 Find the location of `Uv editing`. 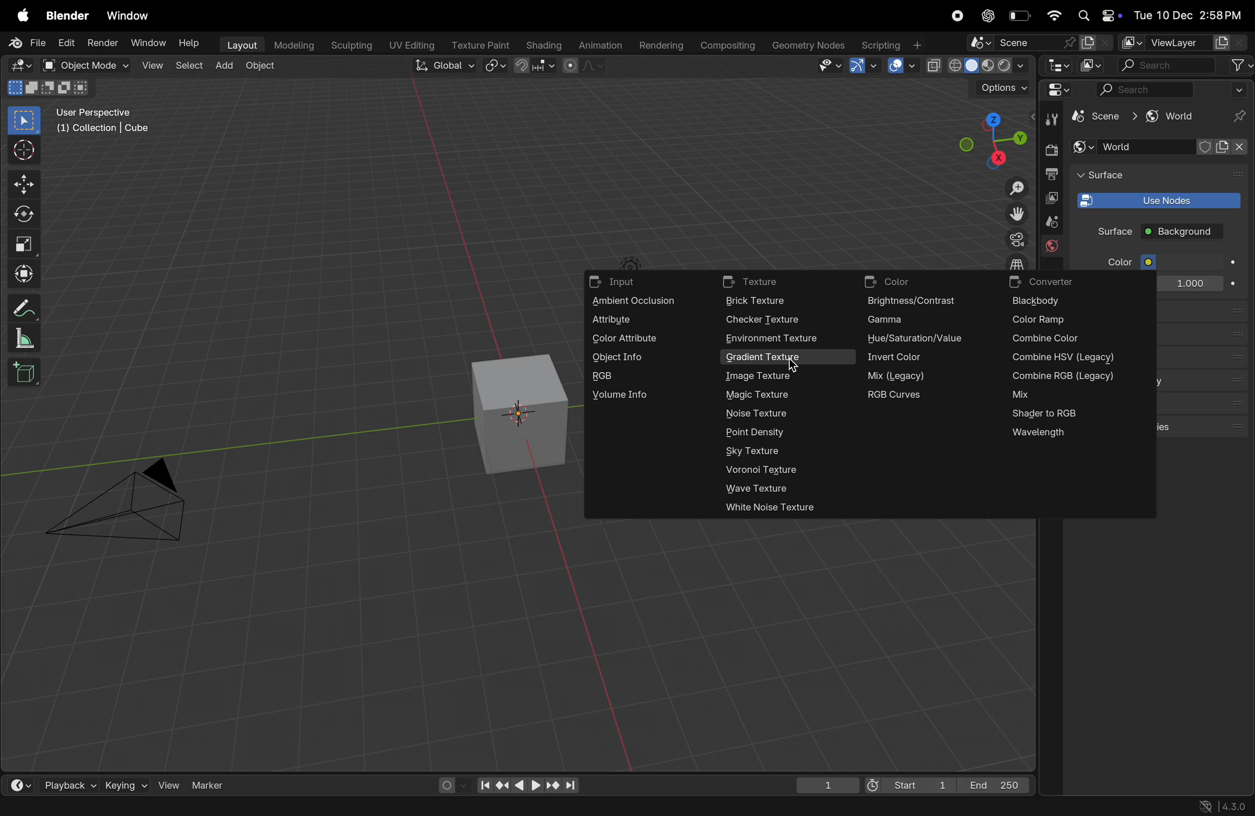

Uv editing is located at coordinates (410, 46).